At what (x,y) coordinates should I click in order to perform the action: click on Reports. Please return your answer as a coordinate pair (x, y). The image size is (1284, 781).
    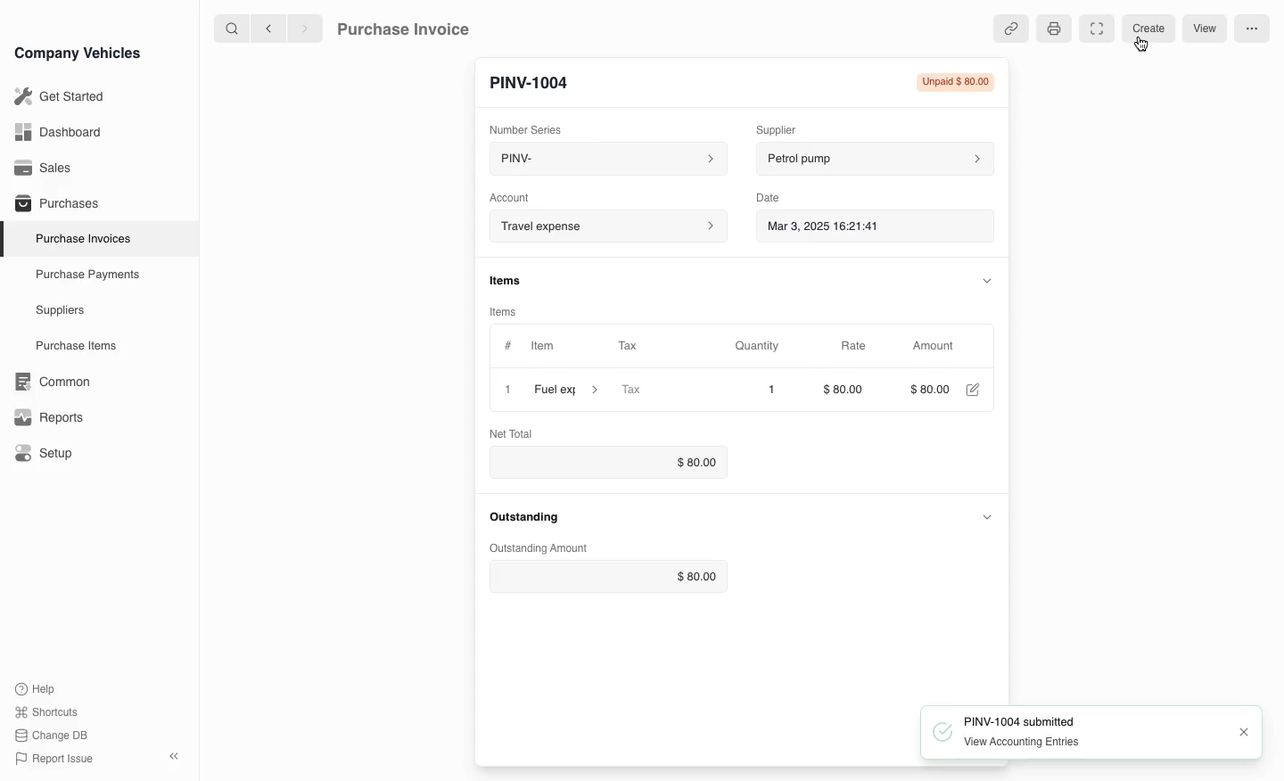
    Looking at the image, I should click on (49, 417).